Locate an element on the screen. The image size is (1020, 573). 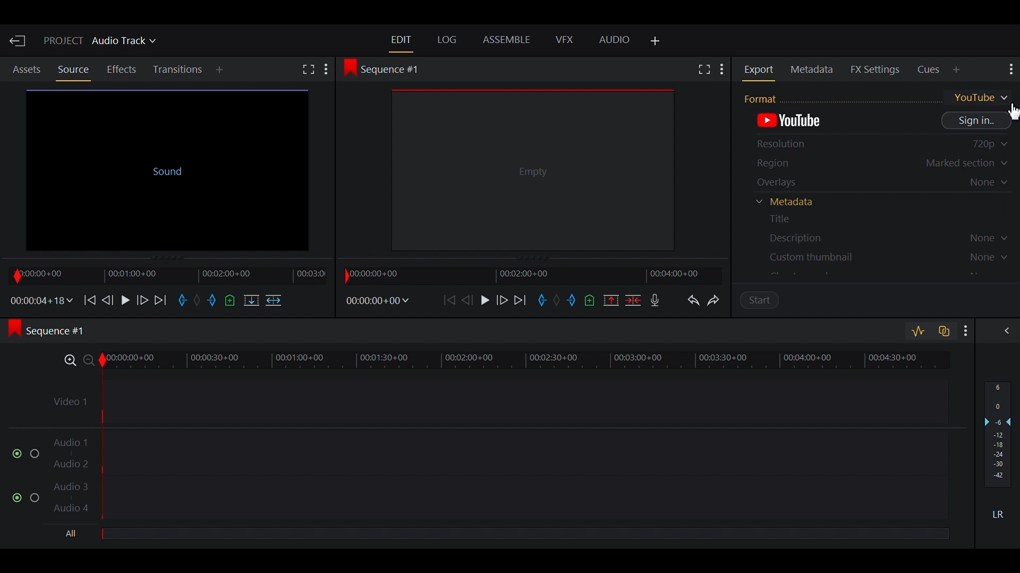
Video Track is located at coordinates (498, 398).